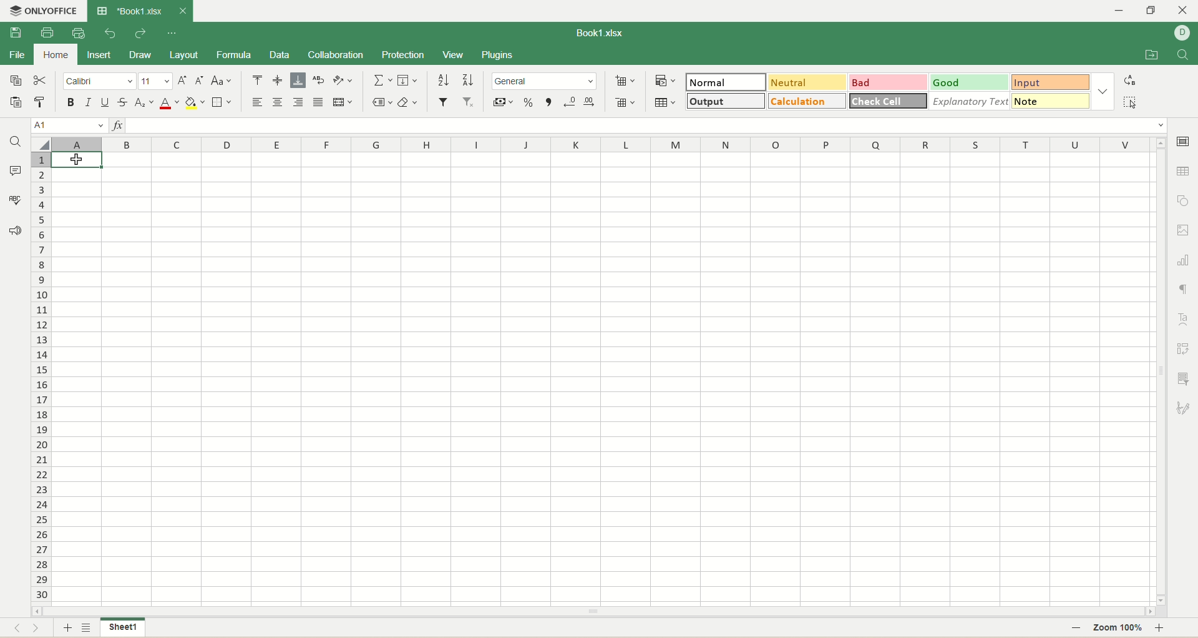 This screenshot has height=638, width=1198. What do you see at coordinates (42, 629) in the screenshot?
I see `next` at bounding box center [42, 629].